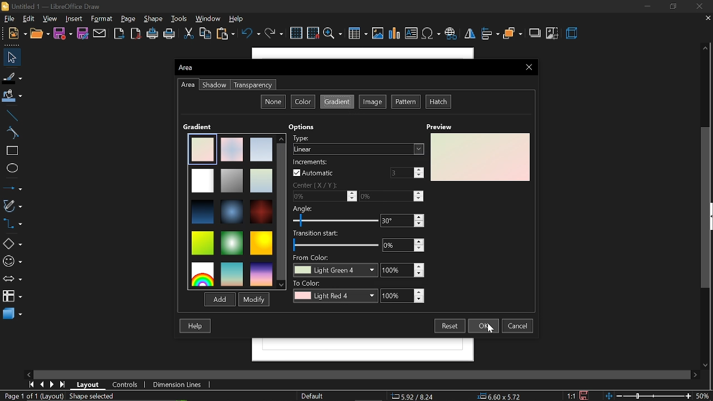  Describe the element at coordinates (335, 291) in the screenshot. I see `to color` at that location.